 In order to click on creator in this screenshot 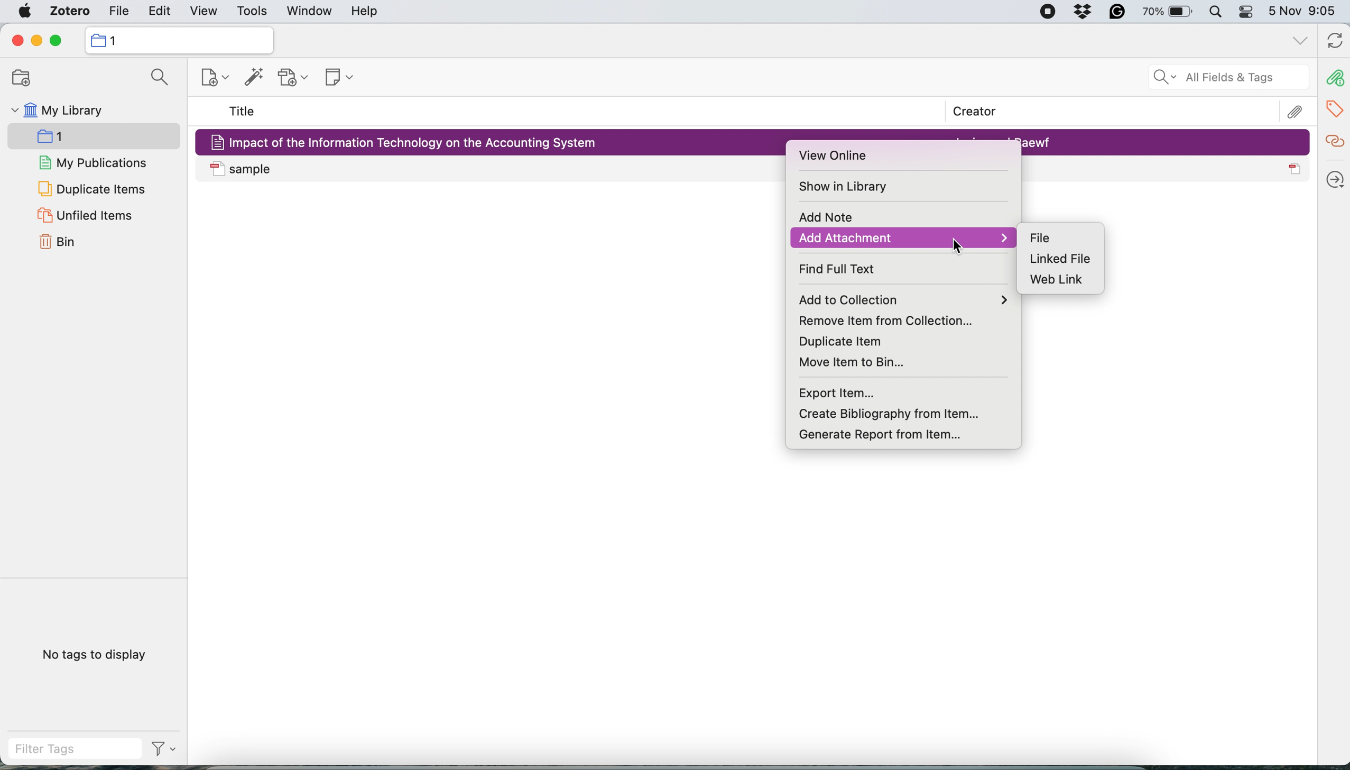, I will do `click(968, 112)`.